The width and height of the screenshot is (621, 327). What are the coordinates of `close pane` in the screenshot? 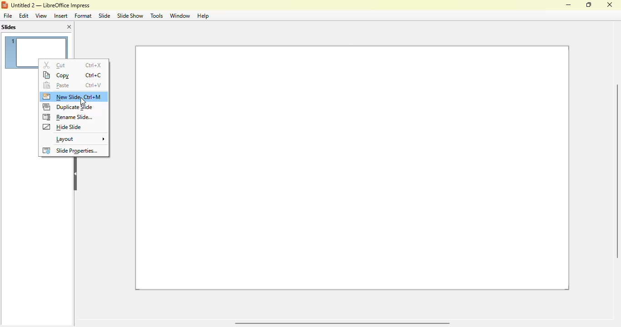 It's located at (69, 27).